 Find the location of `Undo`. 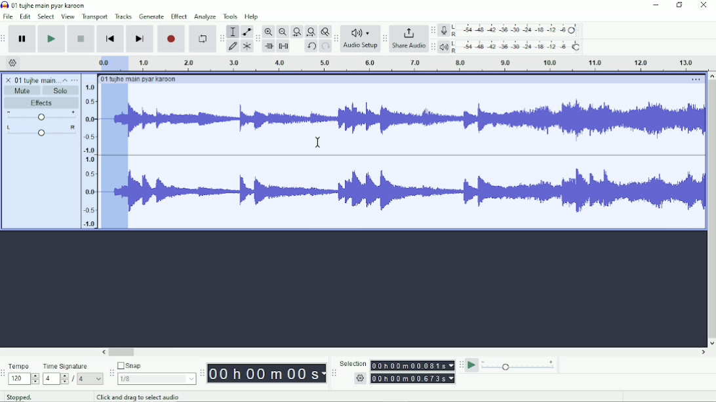

Undo is located at coordinates (311, 47).